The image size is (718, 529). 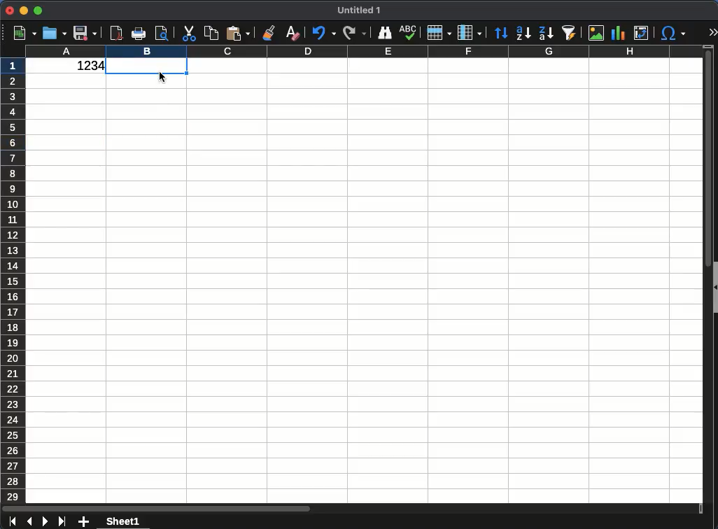 What do you see at coordinates (468, 33) in the screenshot?
I see `column` at bounding box center [468, 33].